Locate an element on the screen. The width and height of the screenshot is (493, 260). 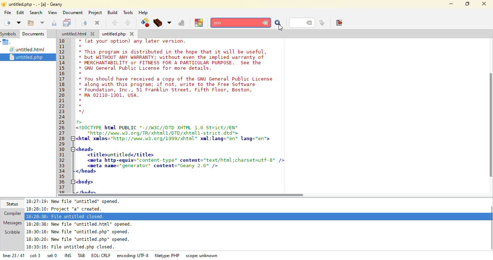
back is located at coordinates (115, 23).